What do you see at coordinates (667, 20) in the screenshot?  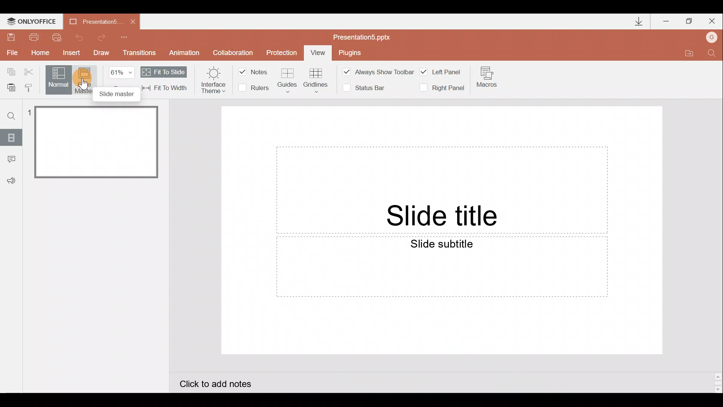 I see `Minimize` at bounding box center [667, 20].